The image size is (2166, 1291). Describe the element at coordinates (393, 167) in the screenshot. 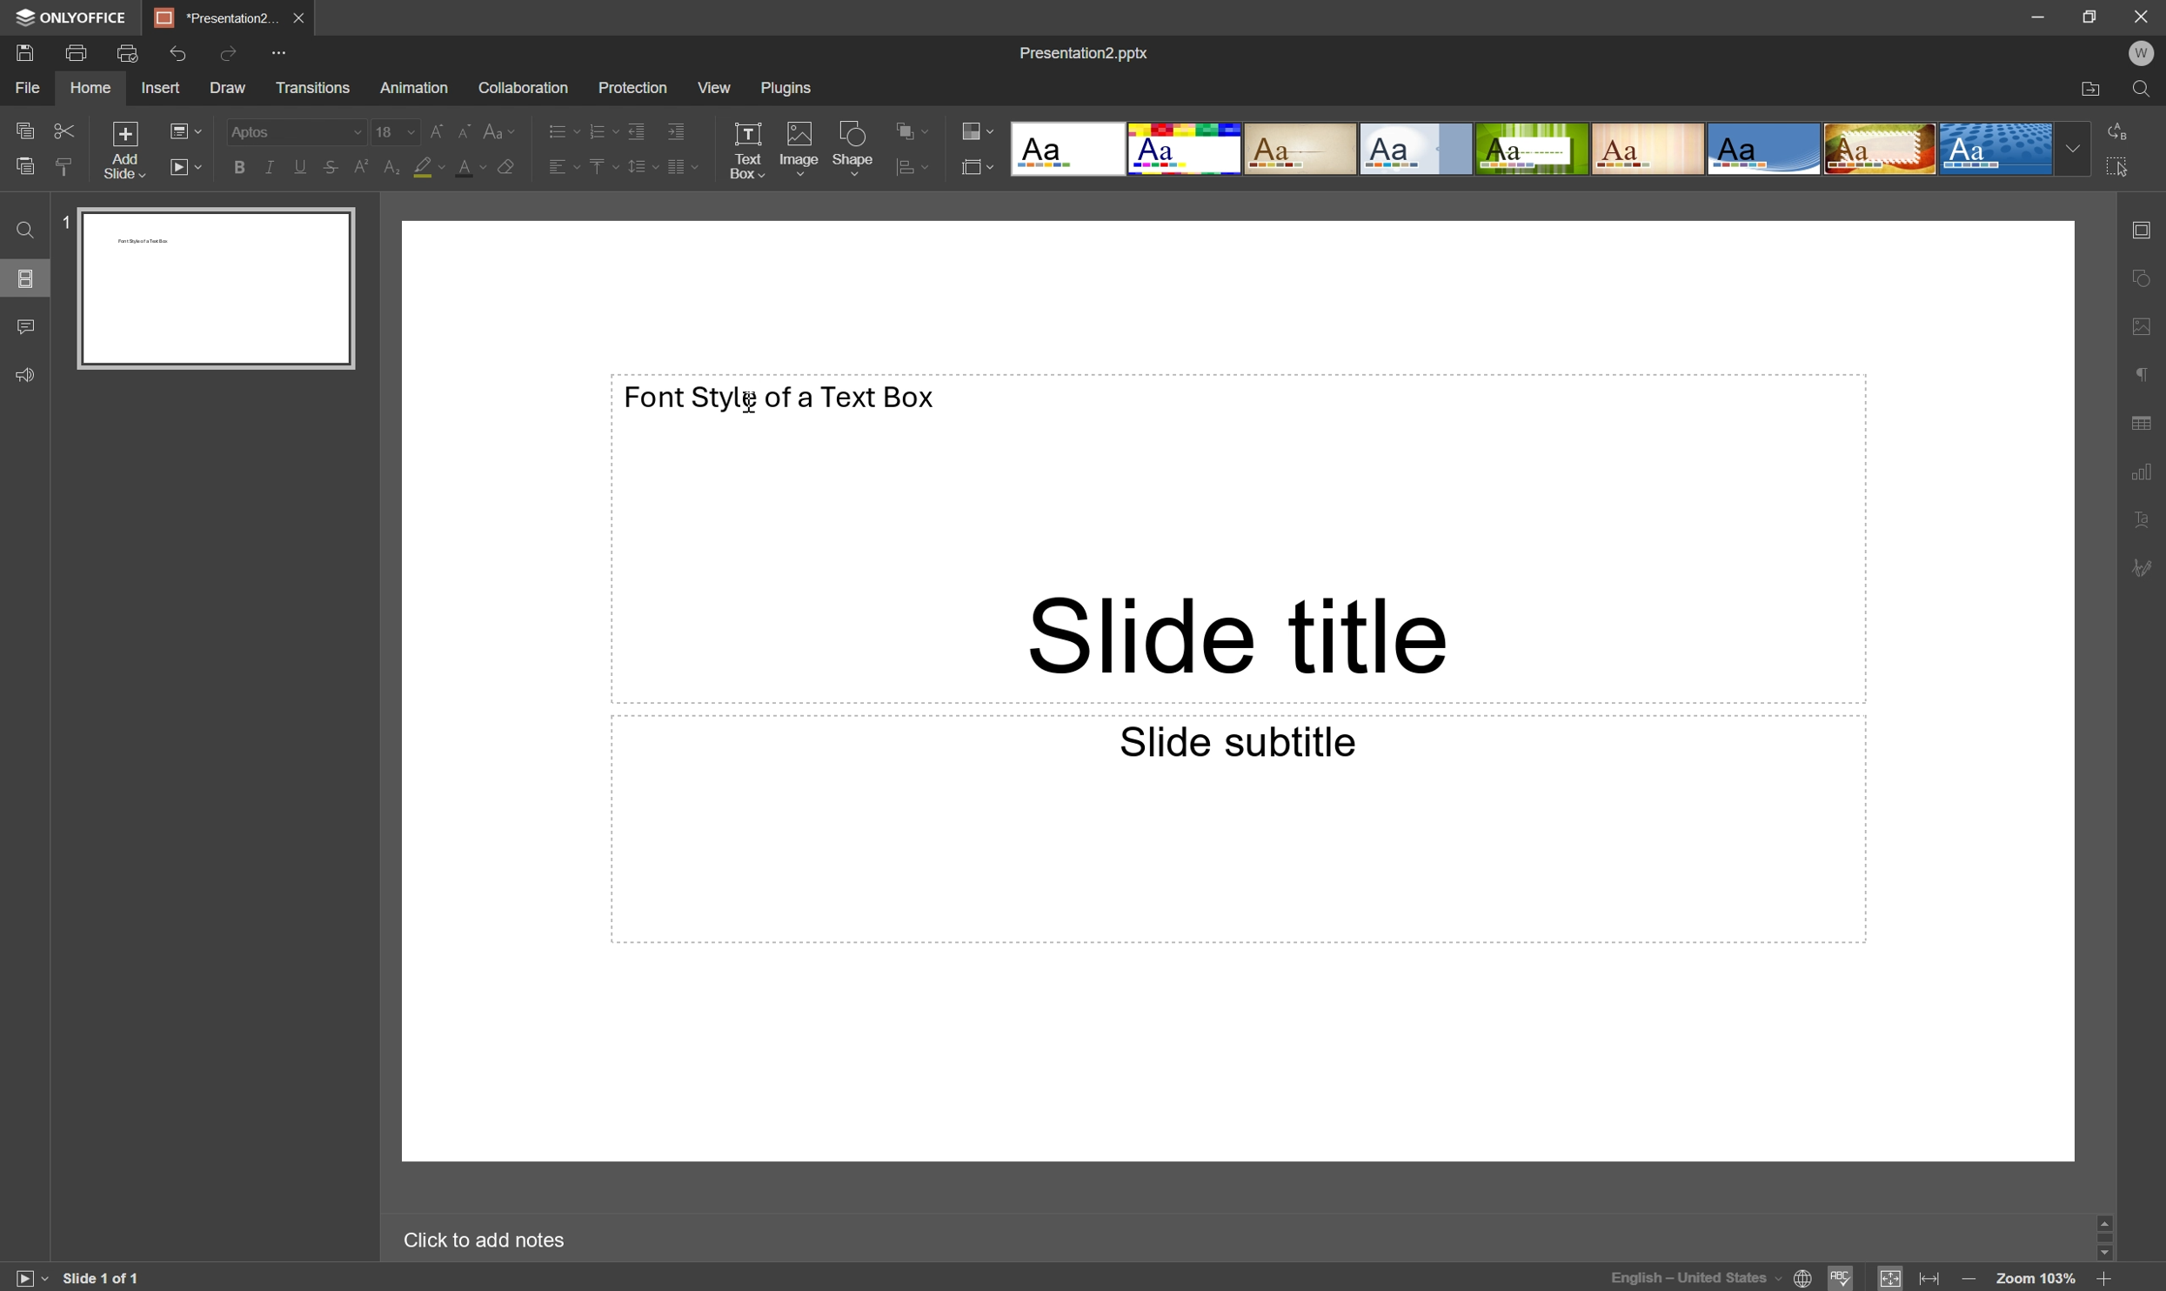

I see `Subscript` at that location.